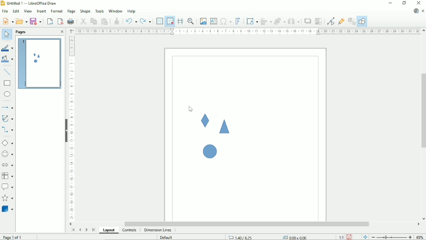  I want to click on Hide, so click(66, 131).